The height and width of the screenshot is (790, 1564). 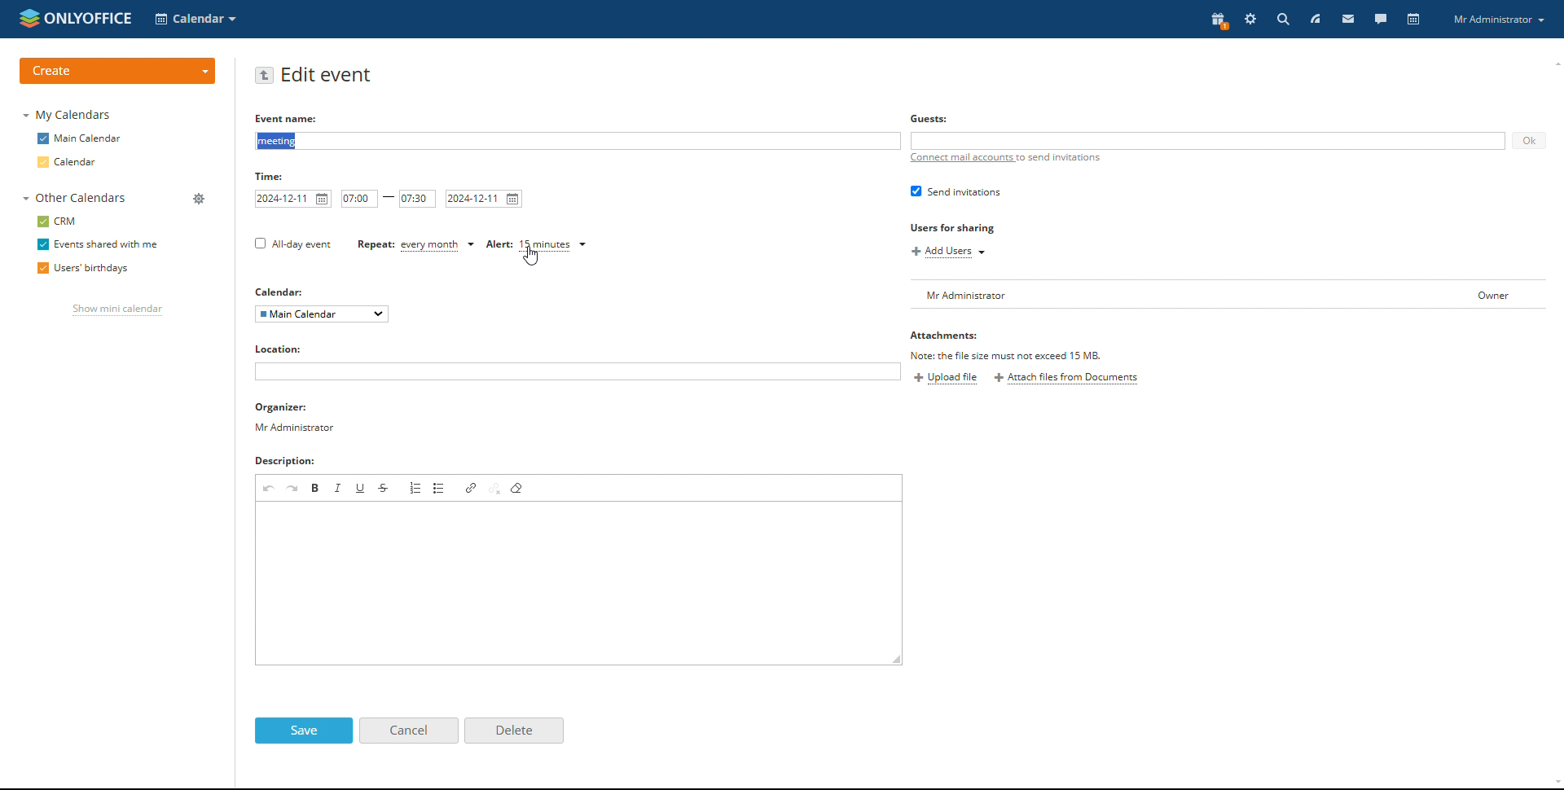 I want to click on end time, so click(x=417, y=200).